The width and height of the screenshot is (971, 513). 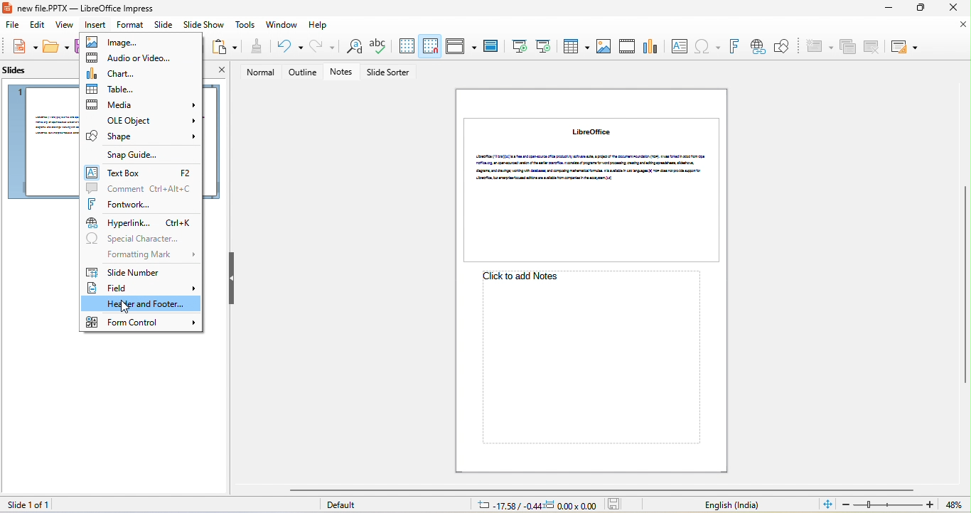 What do you see at coordinates (232, 278) in the screenshot?
I see `hide left sidebar` at bounding box center [232, 278].